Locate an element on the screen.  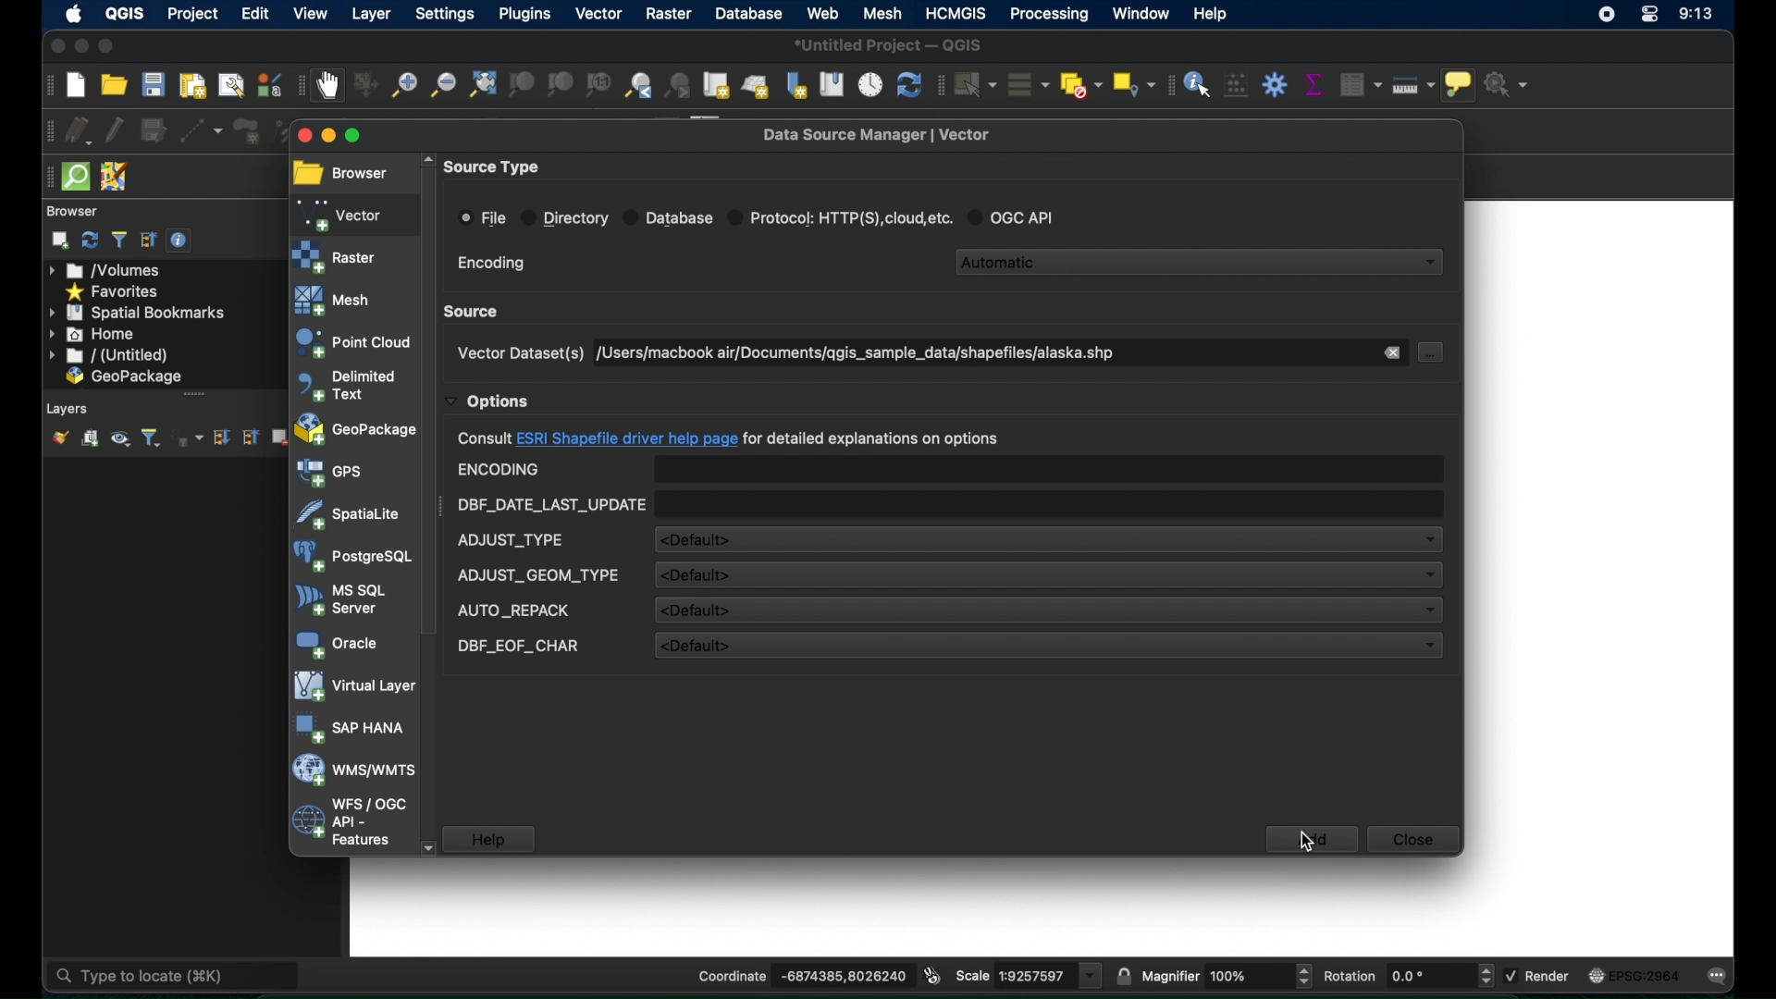
source is located at coordinates (475, 311).